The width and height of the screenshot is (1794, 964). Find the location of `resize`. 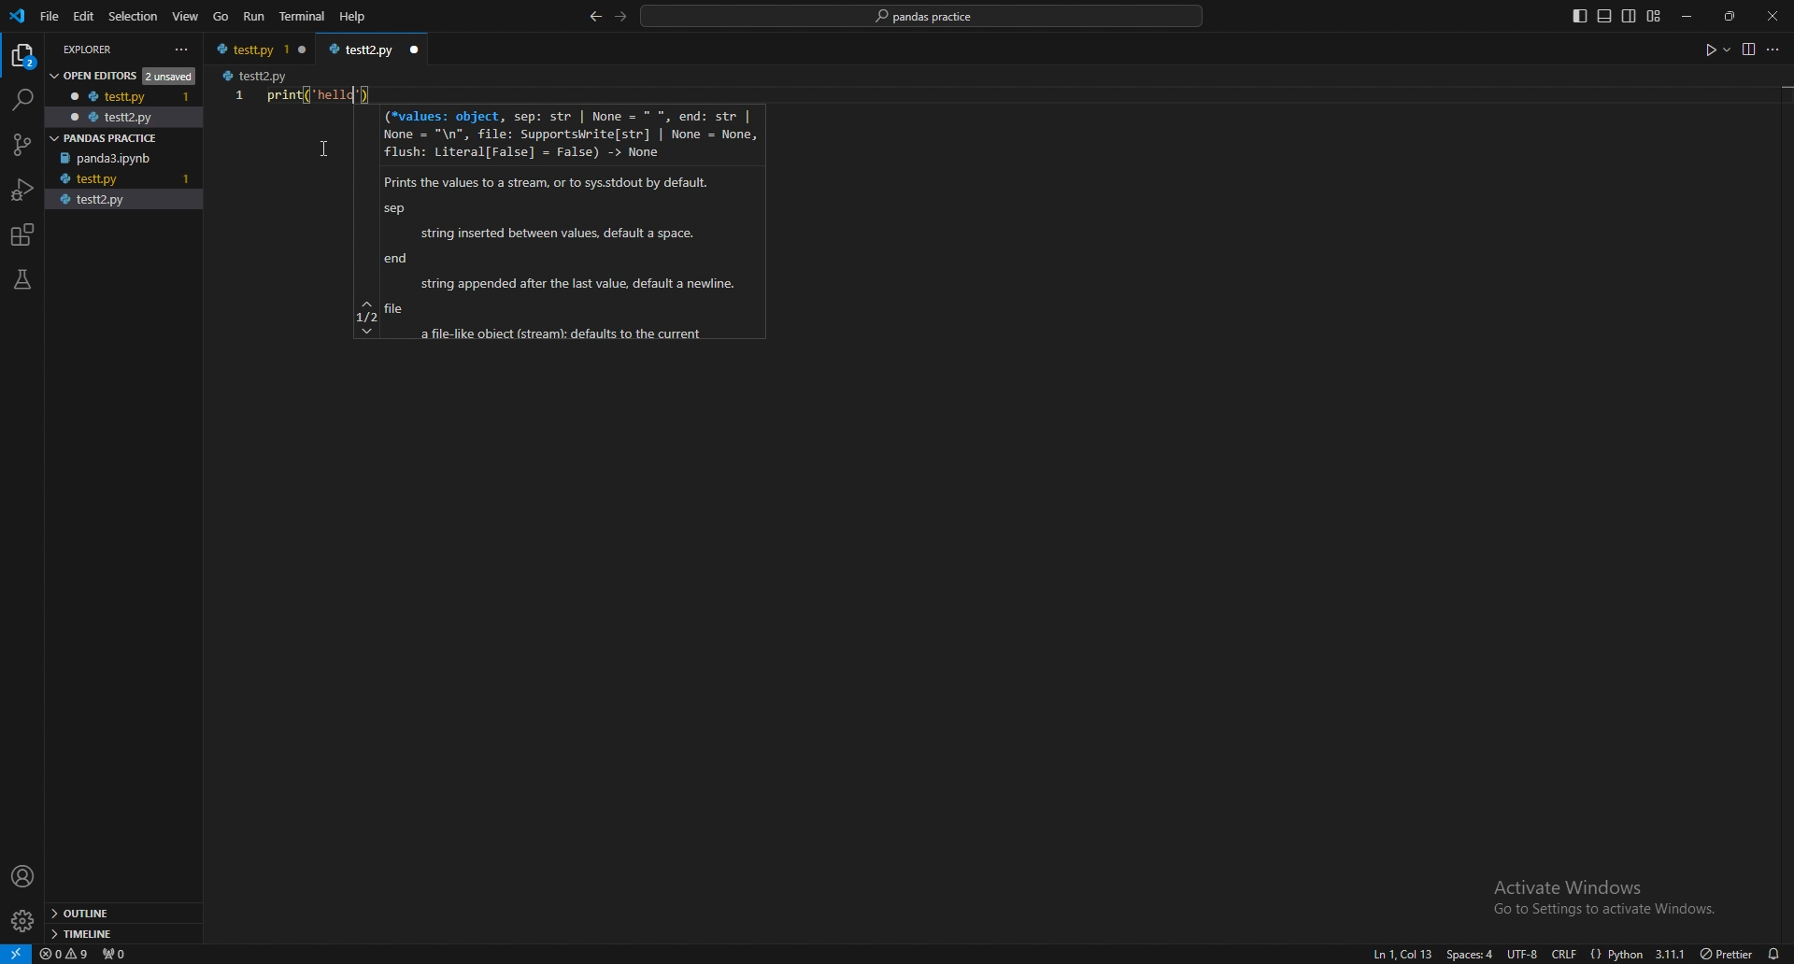

resize is located at coordinates (1732, 16).